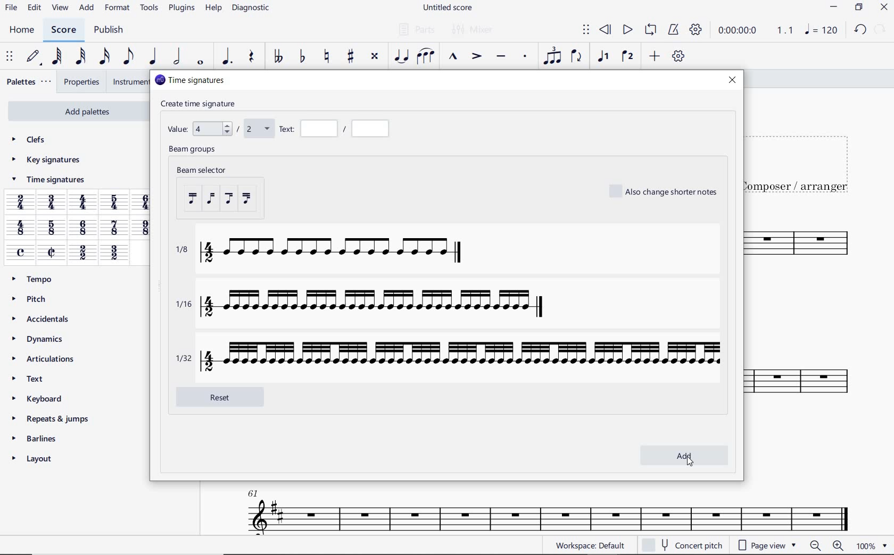  I want to click on KEY SIGNATURES, so click(46, 160).